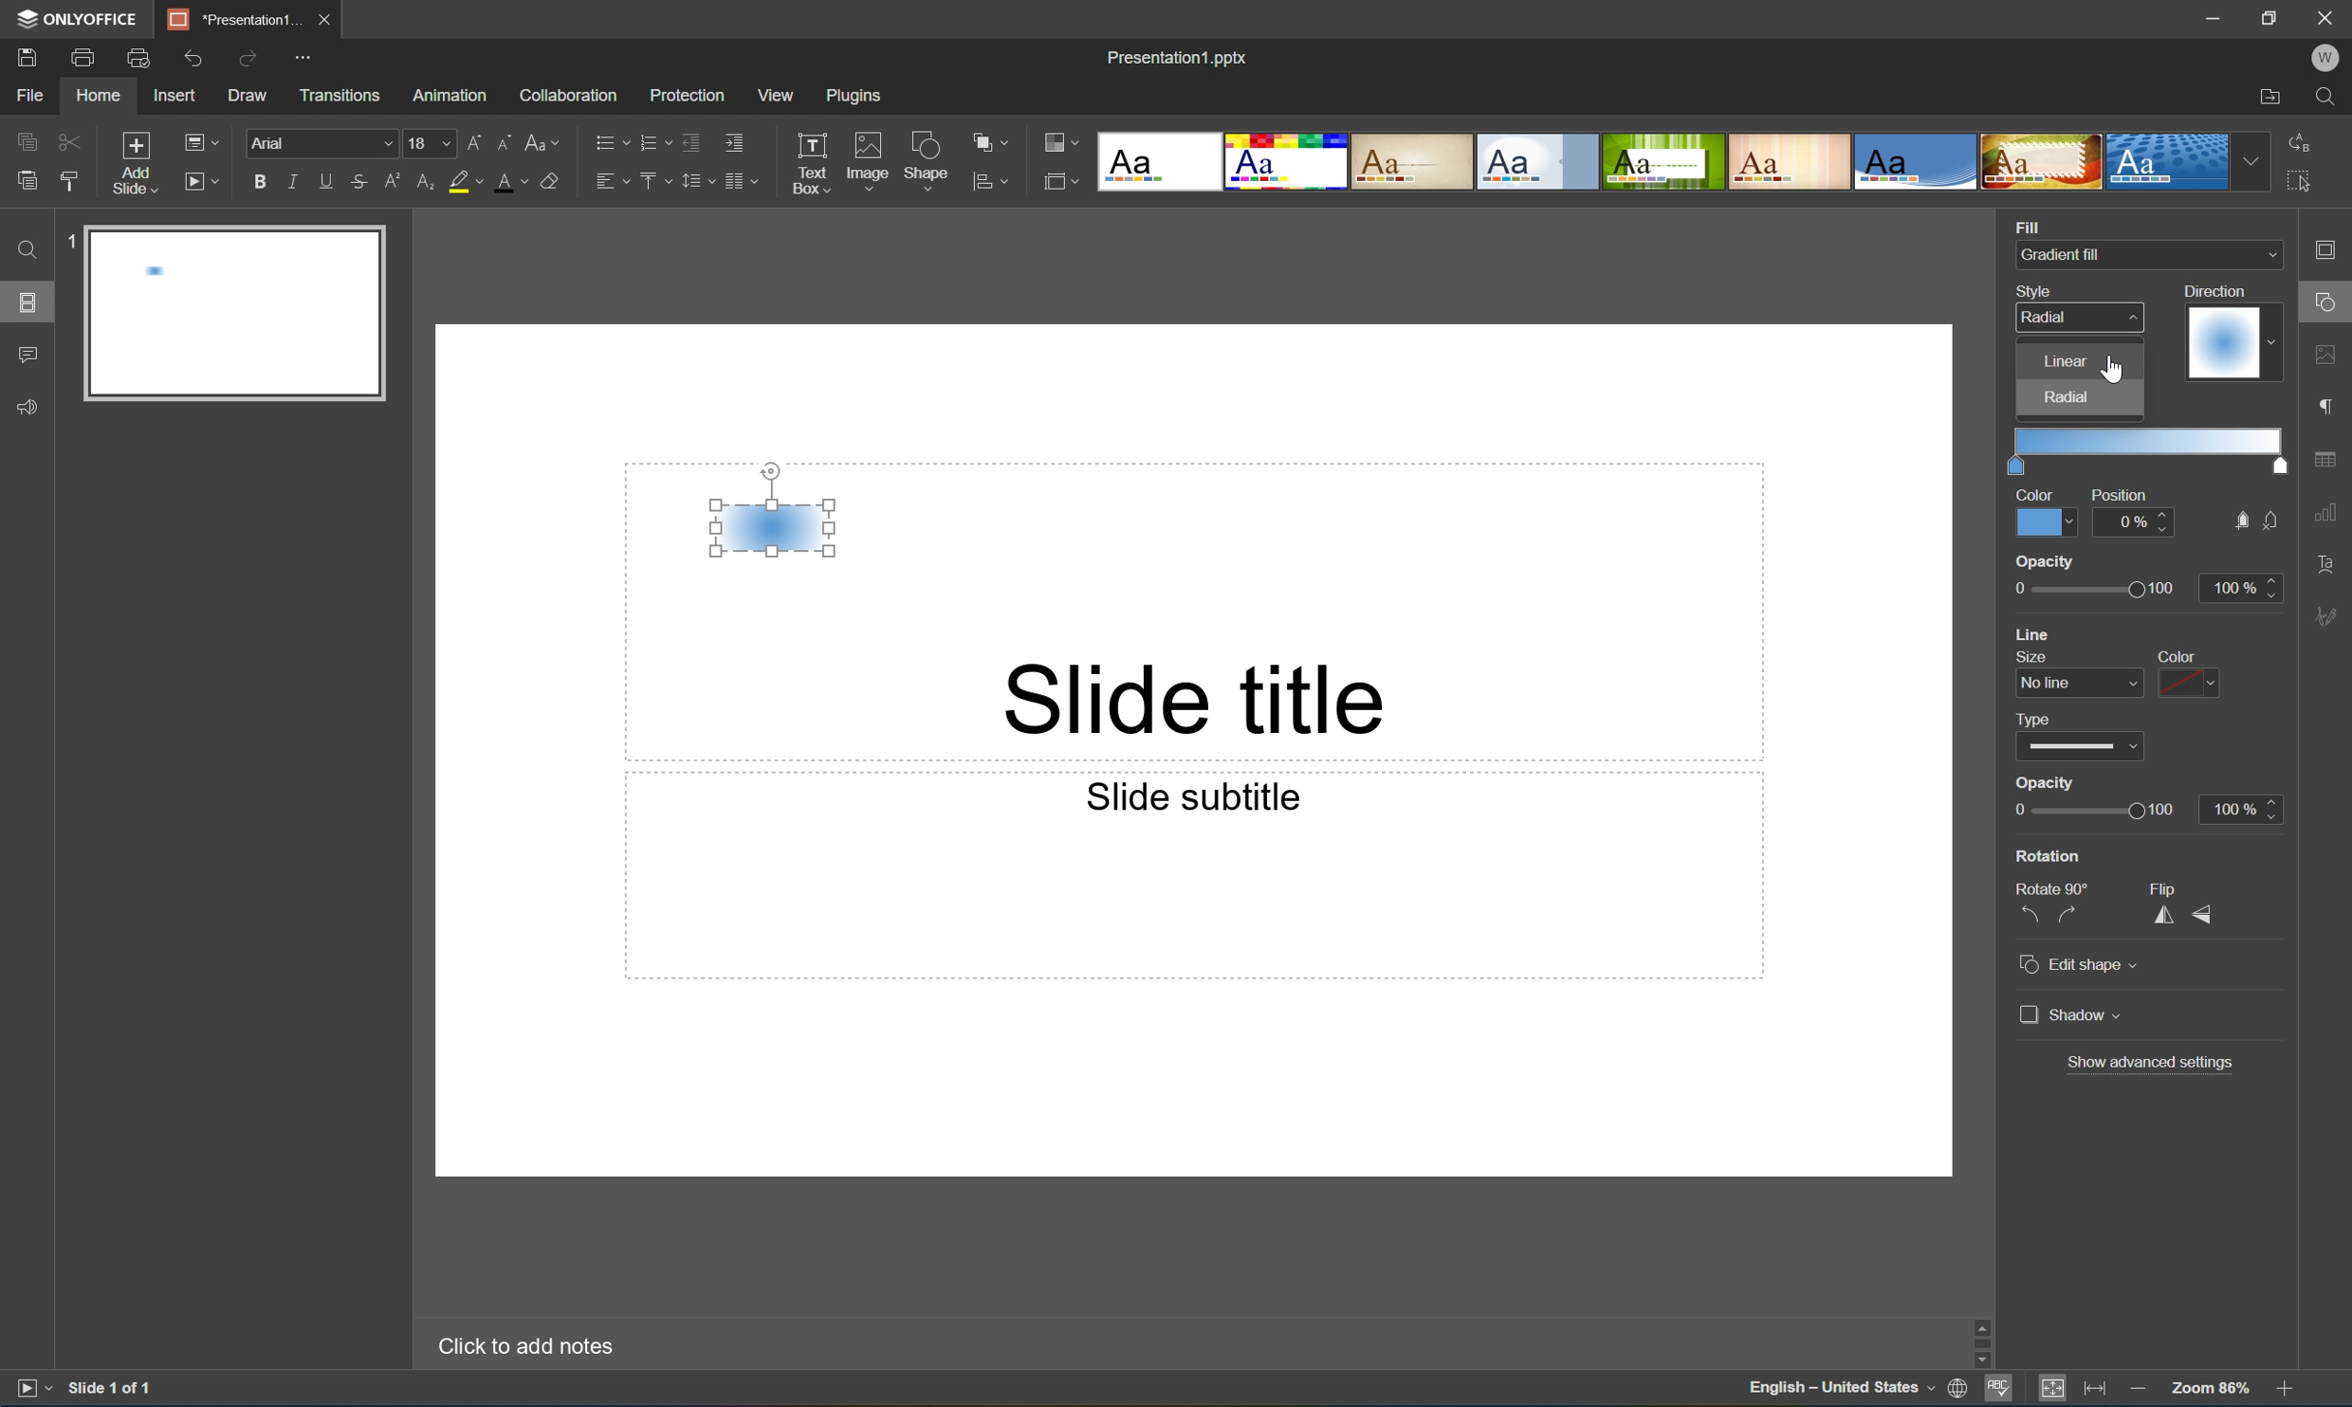 The height and width of the screenshot is (1407, 2352). Describe the element at coordinates (1999, 1391) in the screenshot. I see `Spell checking` at that location.